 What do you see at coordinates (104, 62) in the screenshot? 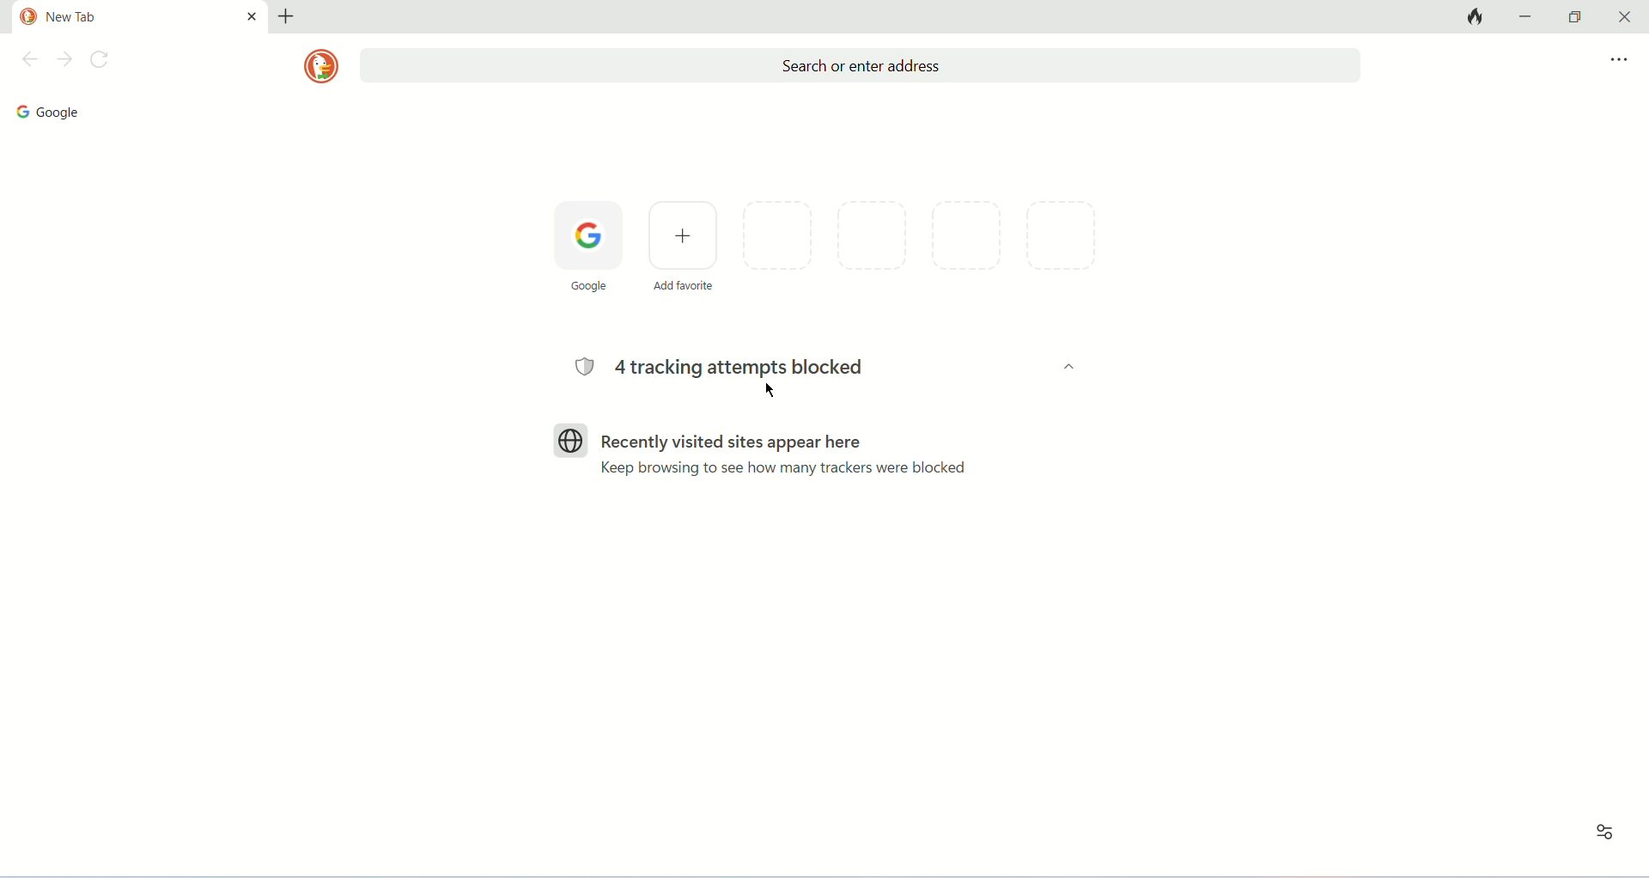
I see `refresh` at bounding box center [104, 62].